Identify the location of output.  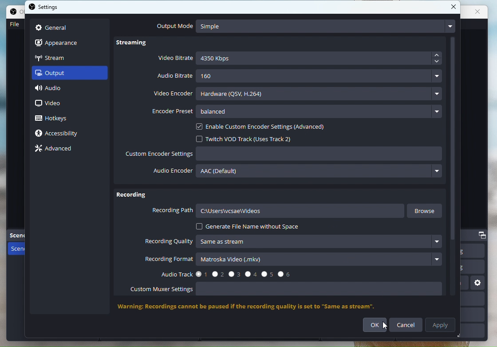
(58, 75).